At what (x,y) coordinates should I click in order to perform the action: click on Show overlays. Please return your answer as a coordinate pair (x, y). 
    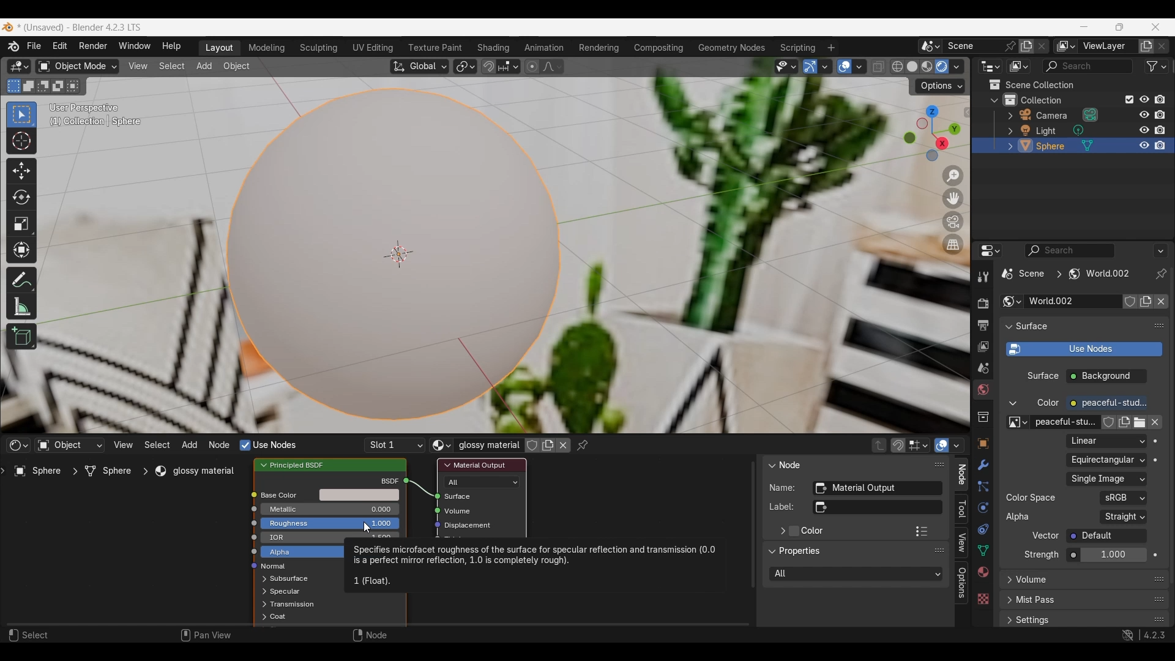
    Looking at the image, I should click on (942, 445).